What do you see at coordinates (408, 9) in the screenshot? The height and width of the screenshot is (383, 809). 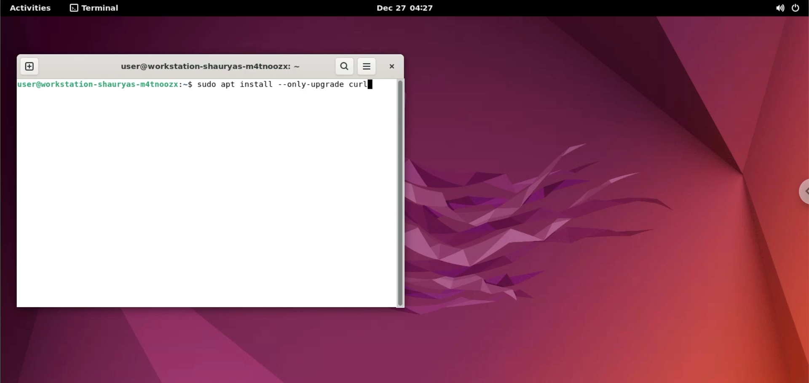 I see `Dec 27 04:27` at bounding box center [408, 9].